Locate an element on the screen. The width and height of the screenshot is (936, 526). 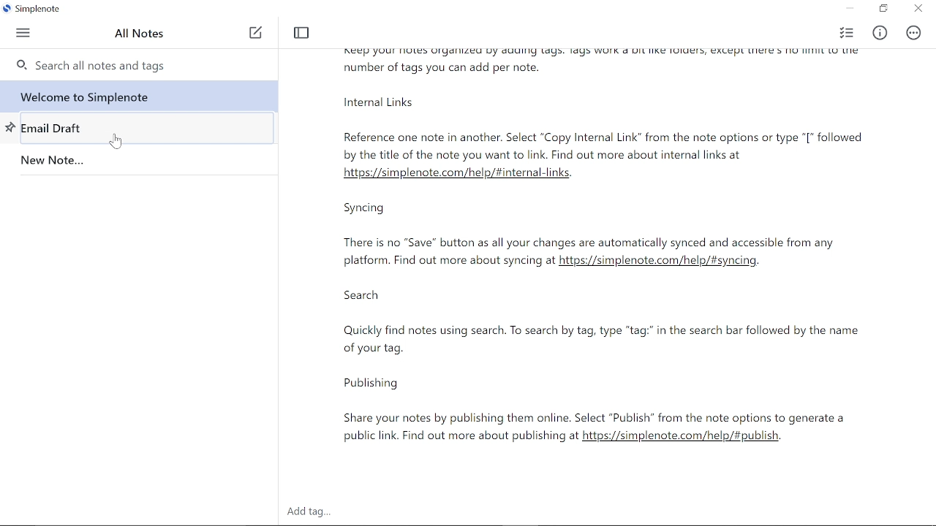
Actions is located at coordinates (913, 34).